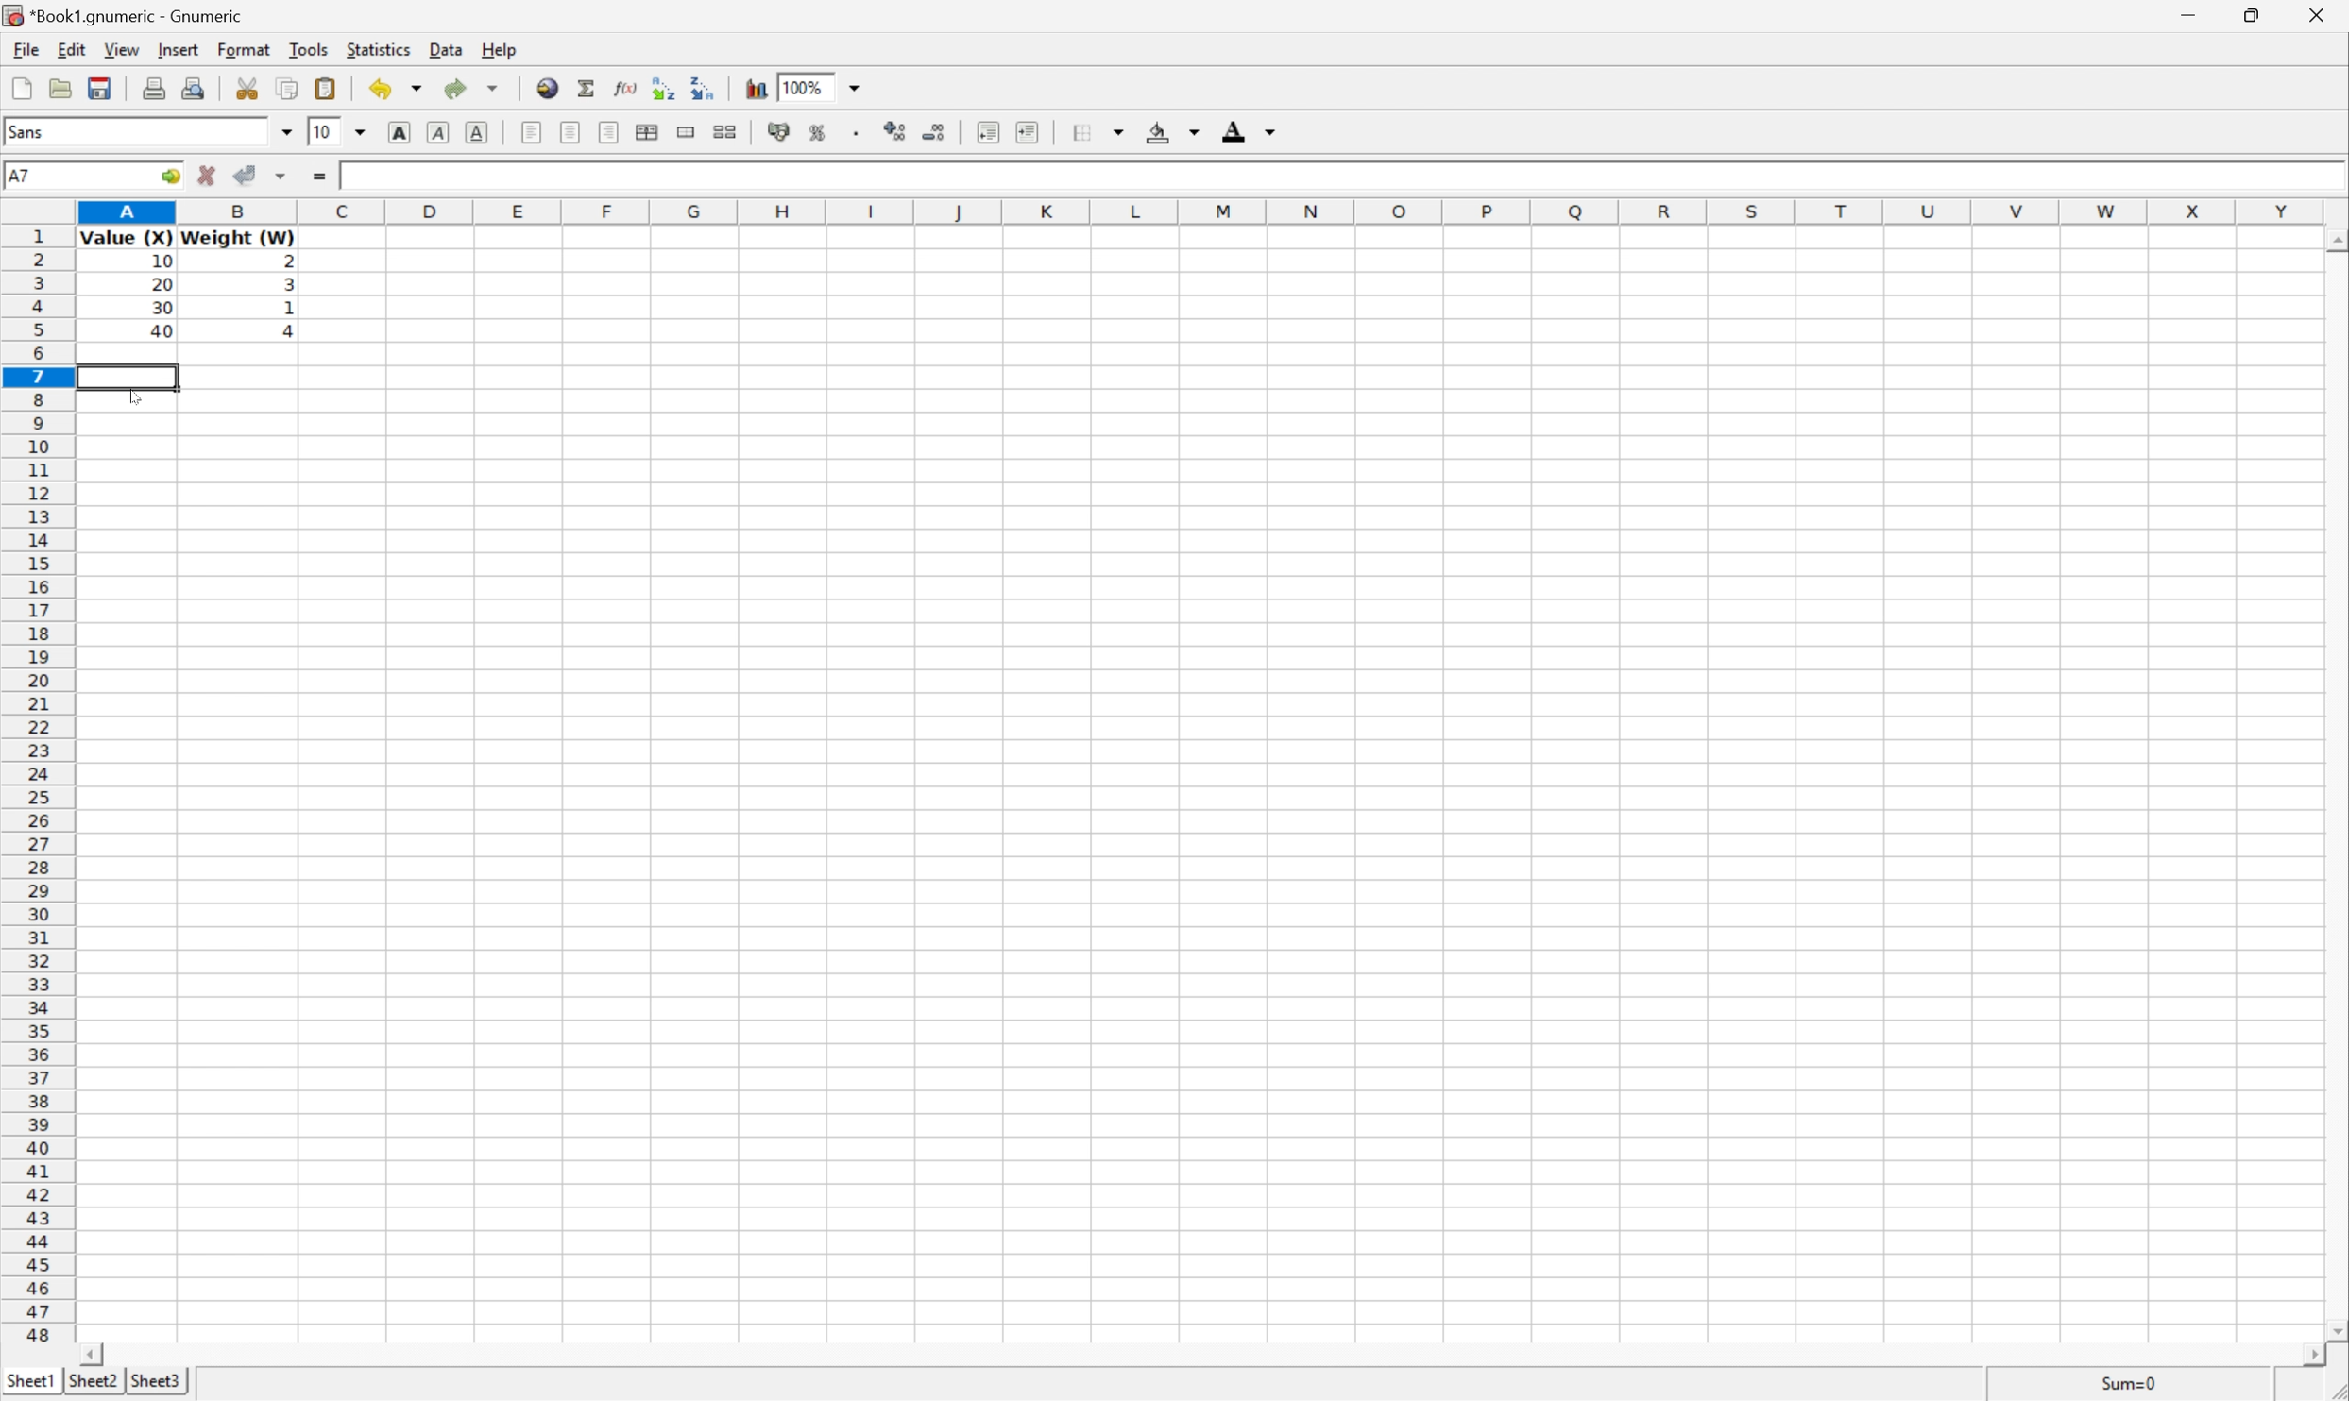 This screenshot has height=1401, width=2349. What do you see at coordinates (238, 236) in the screenshot?
I see `Weight (W)` at bounding box center [238, 236].